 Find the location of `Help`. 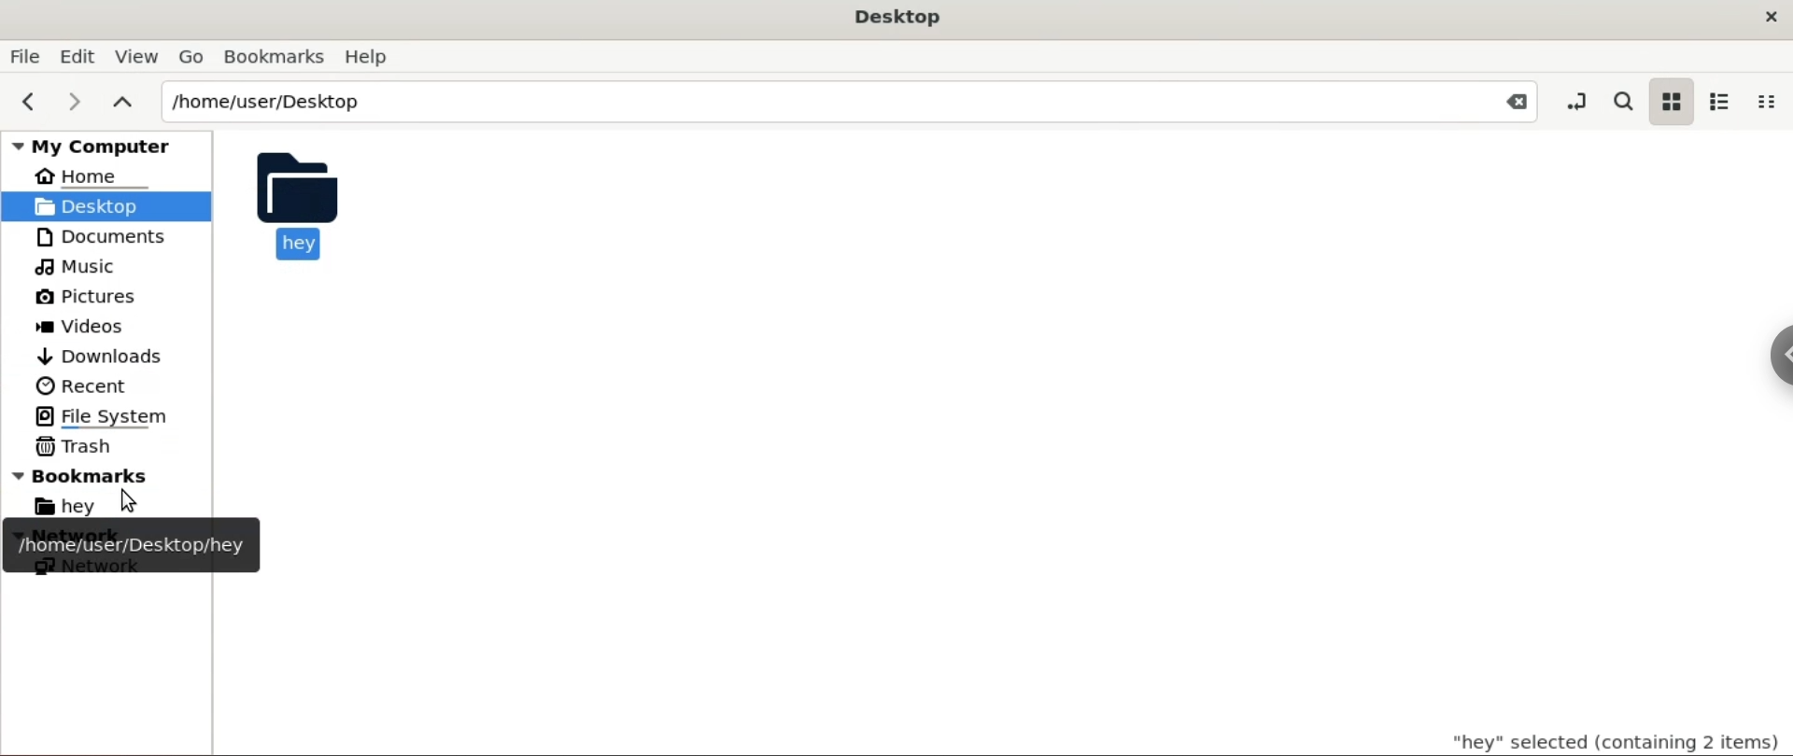

Help is located at coordinates (372, 58).